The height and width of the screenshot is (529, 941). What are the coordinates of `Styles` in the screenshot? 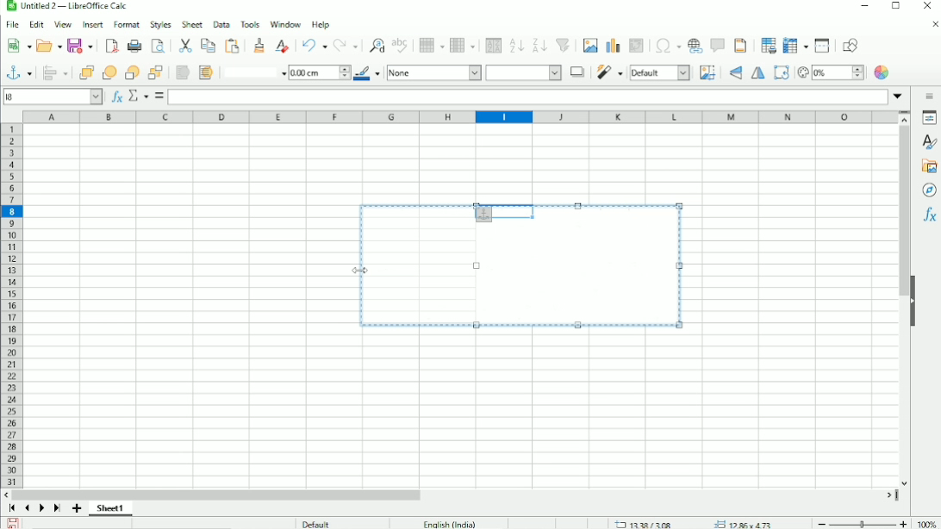 It's located at (161, 24).